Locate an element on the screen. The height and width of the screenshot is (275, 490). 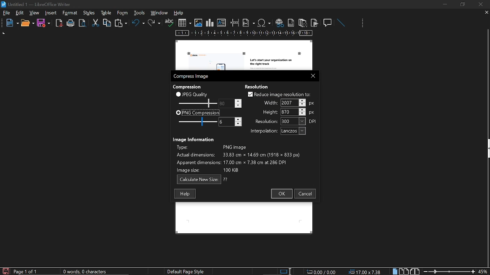
insert hyperlink is located at coordinates (279, 23).